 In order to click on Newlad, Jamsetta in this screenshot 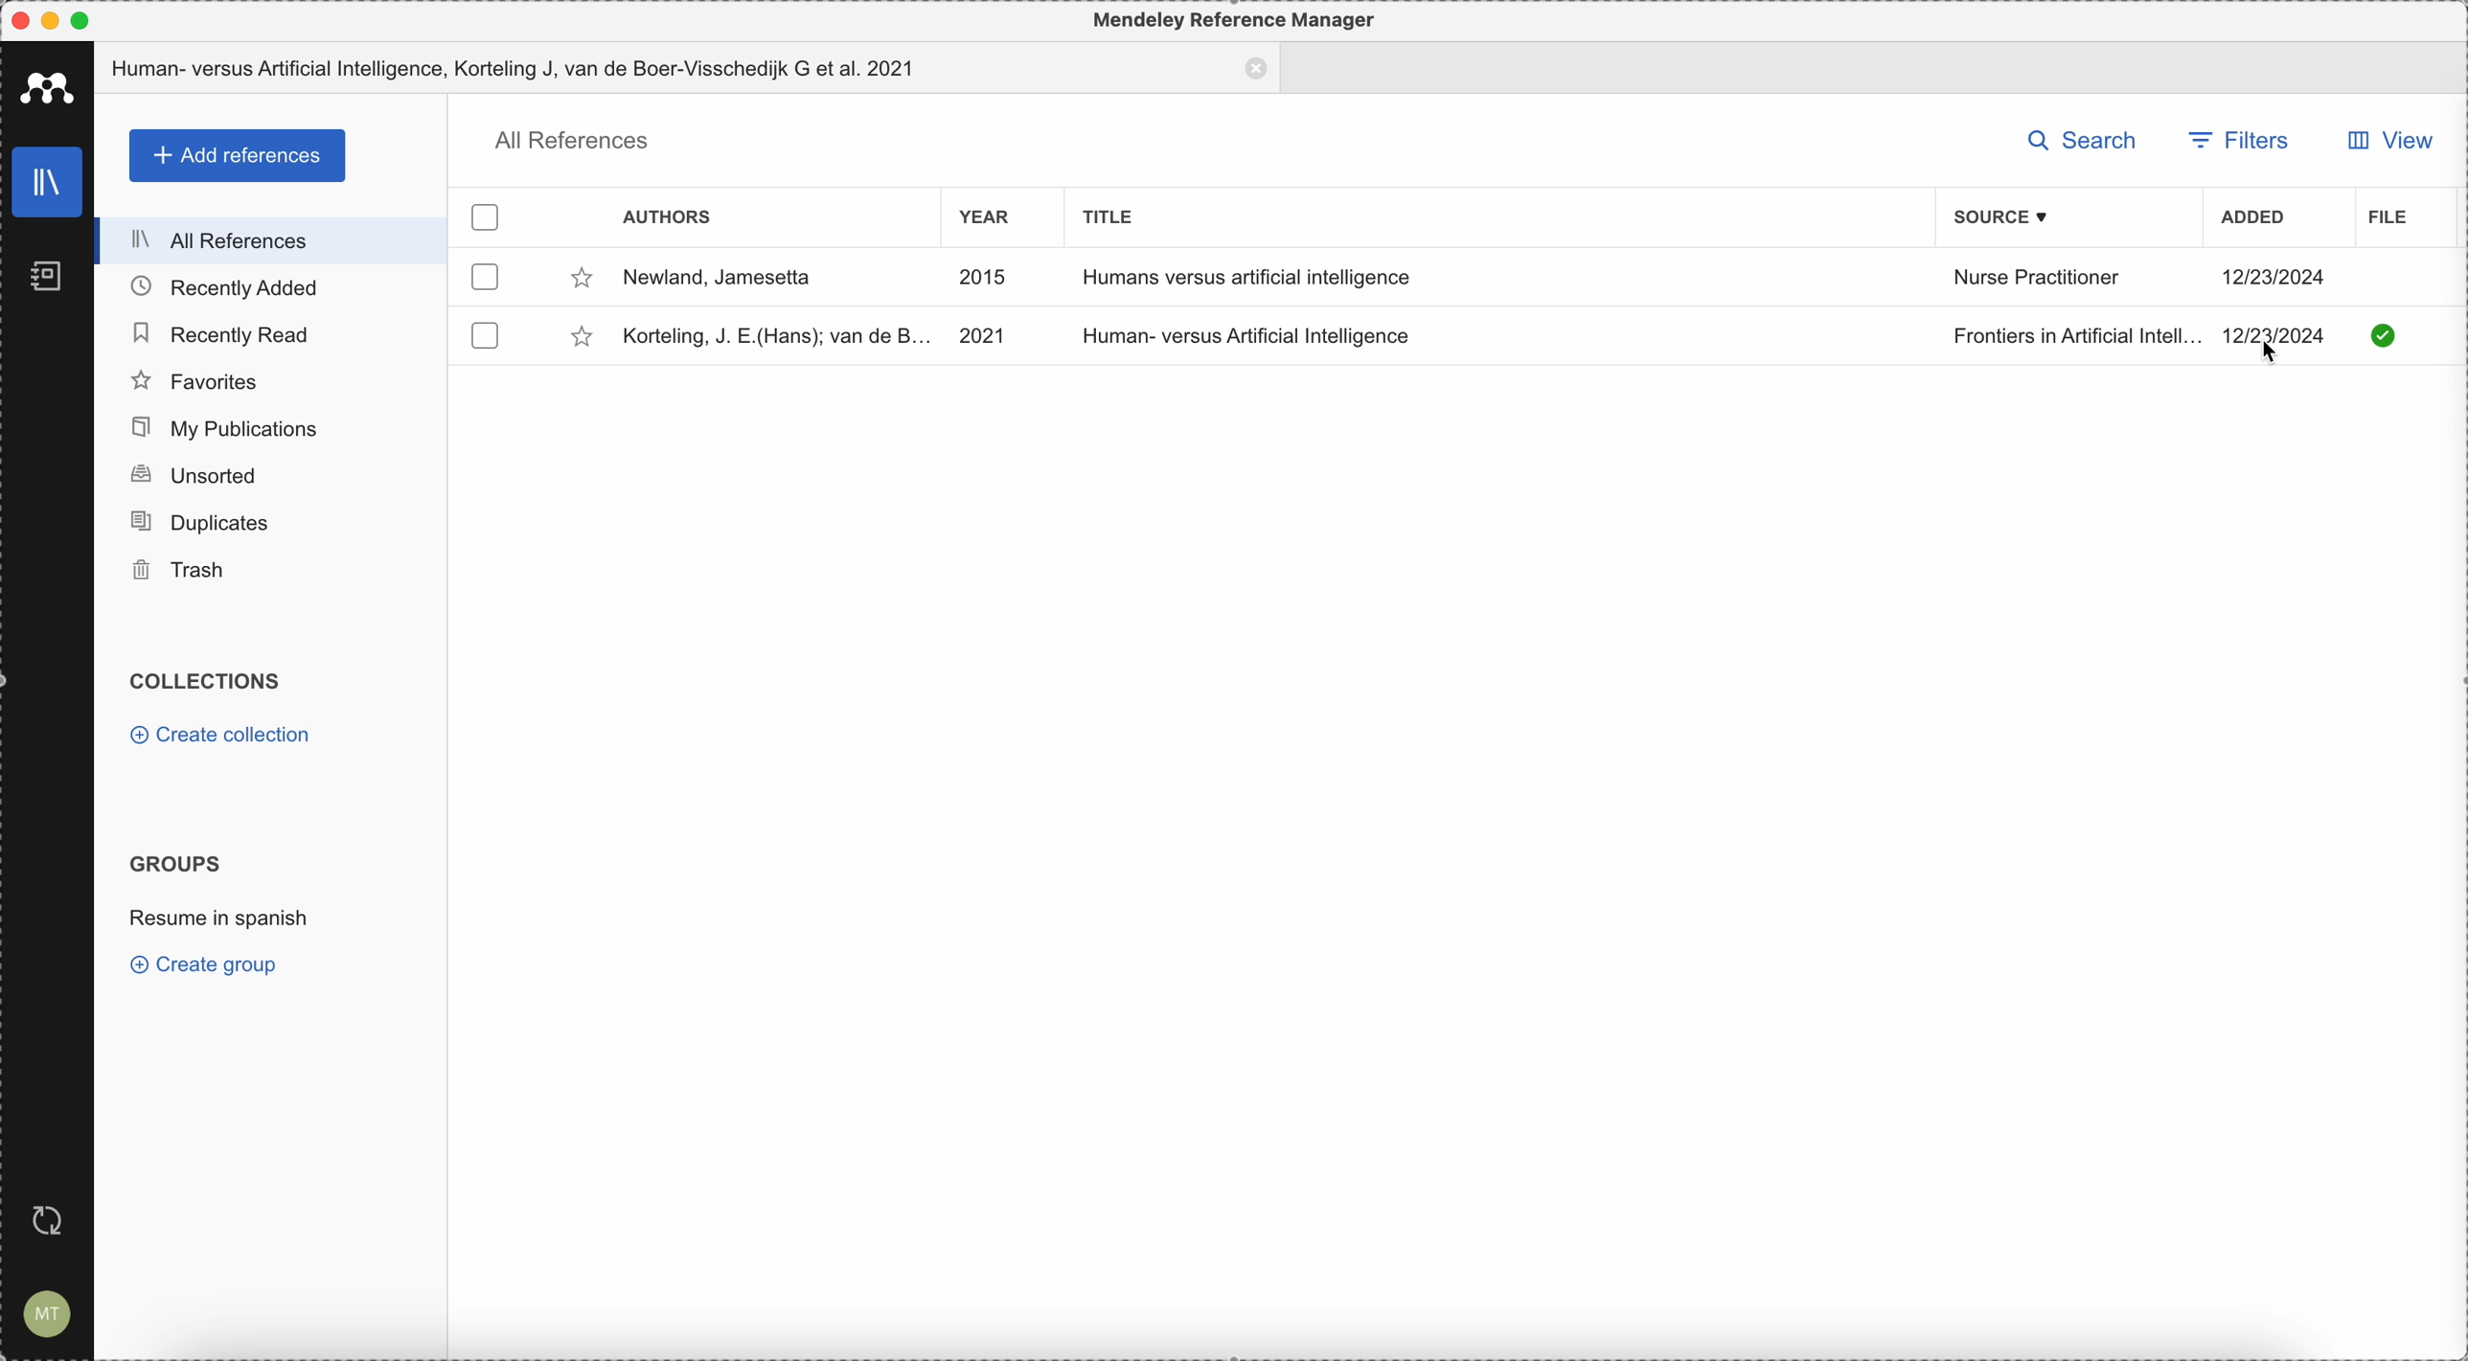, I will do `click(717, 279)`.